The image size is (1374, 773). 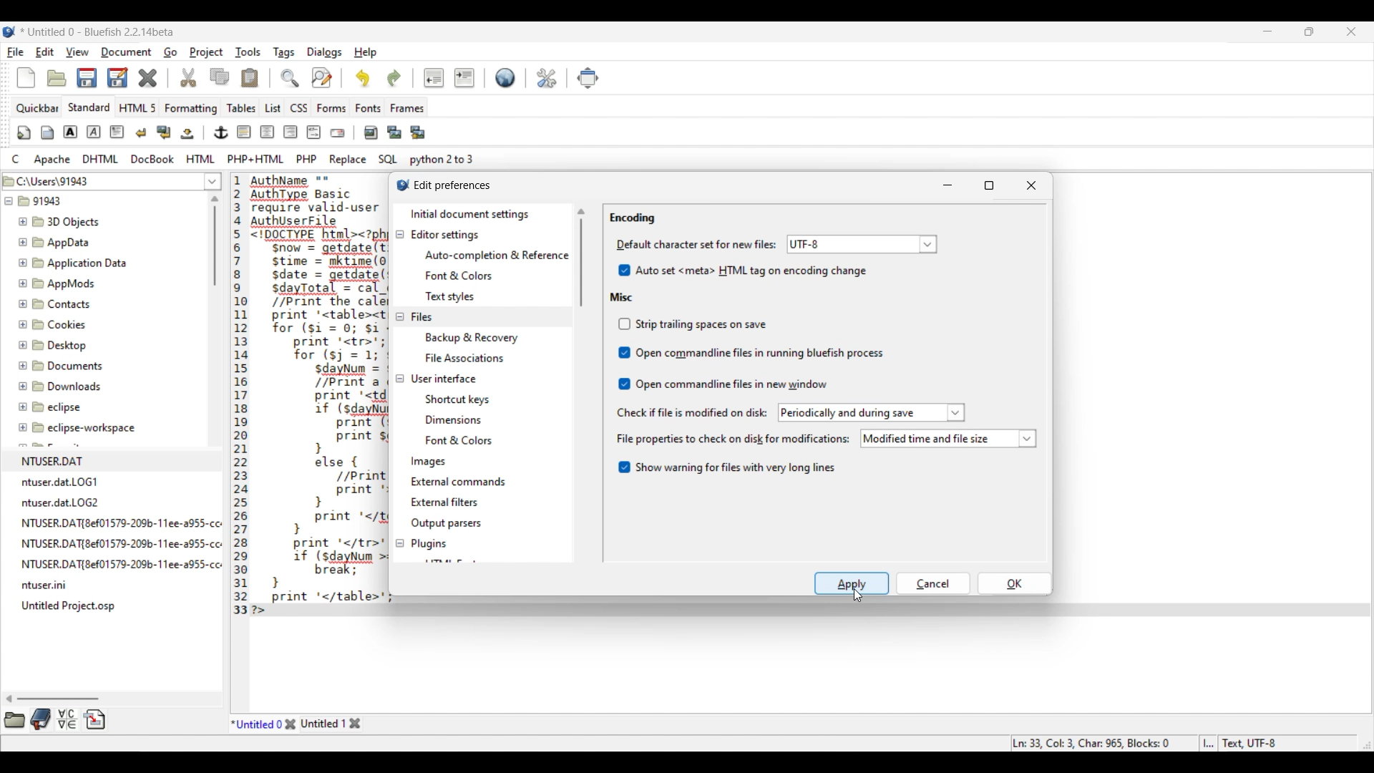 I want to click on Plugins, so click(x=429, y=542).